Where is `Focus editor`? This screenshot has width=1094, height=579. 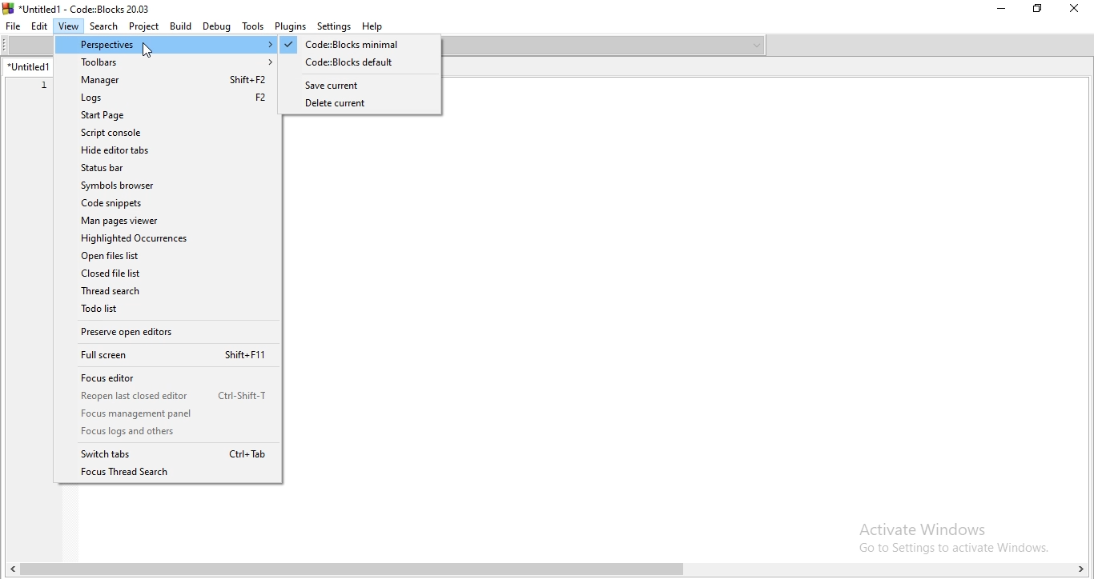 Focus editor is located at coordinates (171, 377).